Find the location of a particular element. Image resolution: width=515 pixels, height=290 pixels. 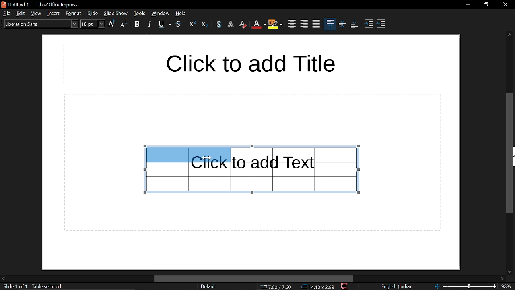

superscript is located at coordinates (192, 24).